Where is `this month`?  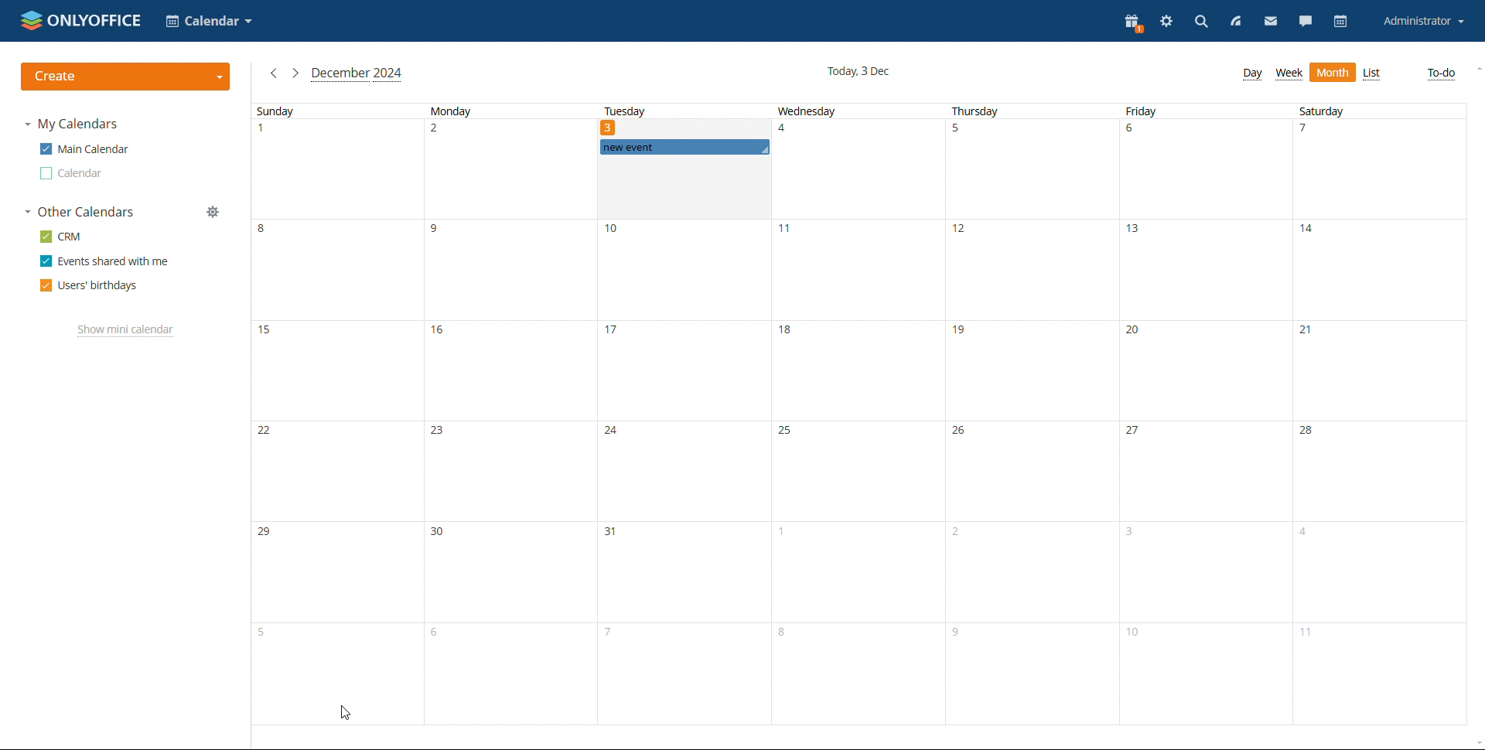 this month is located at coordinates (357, 74).